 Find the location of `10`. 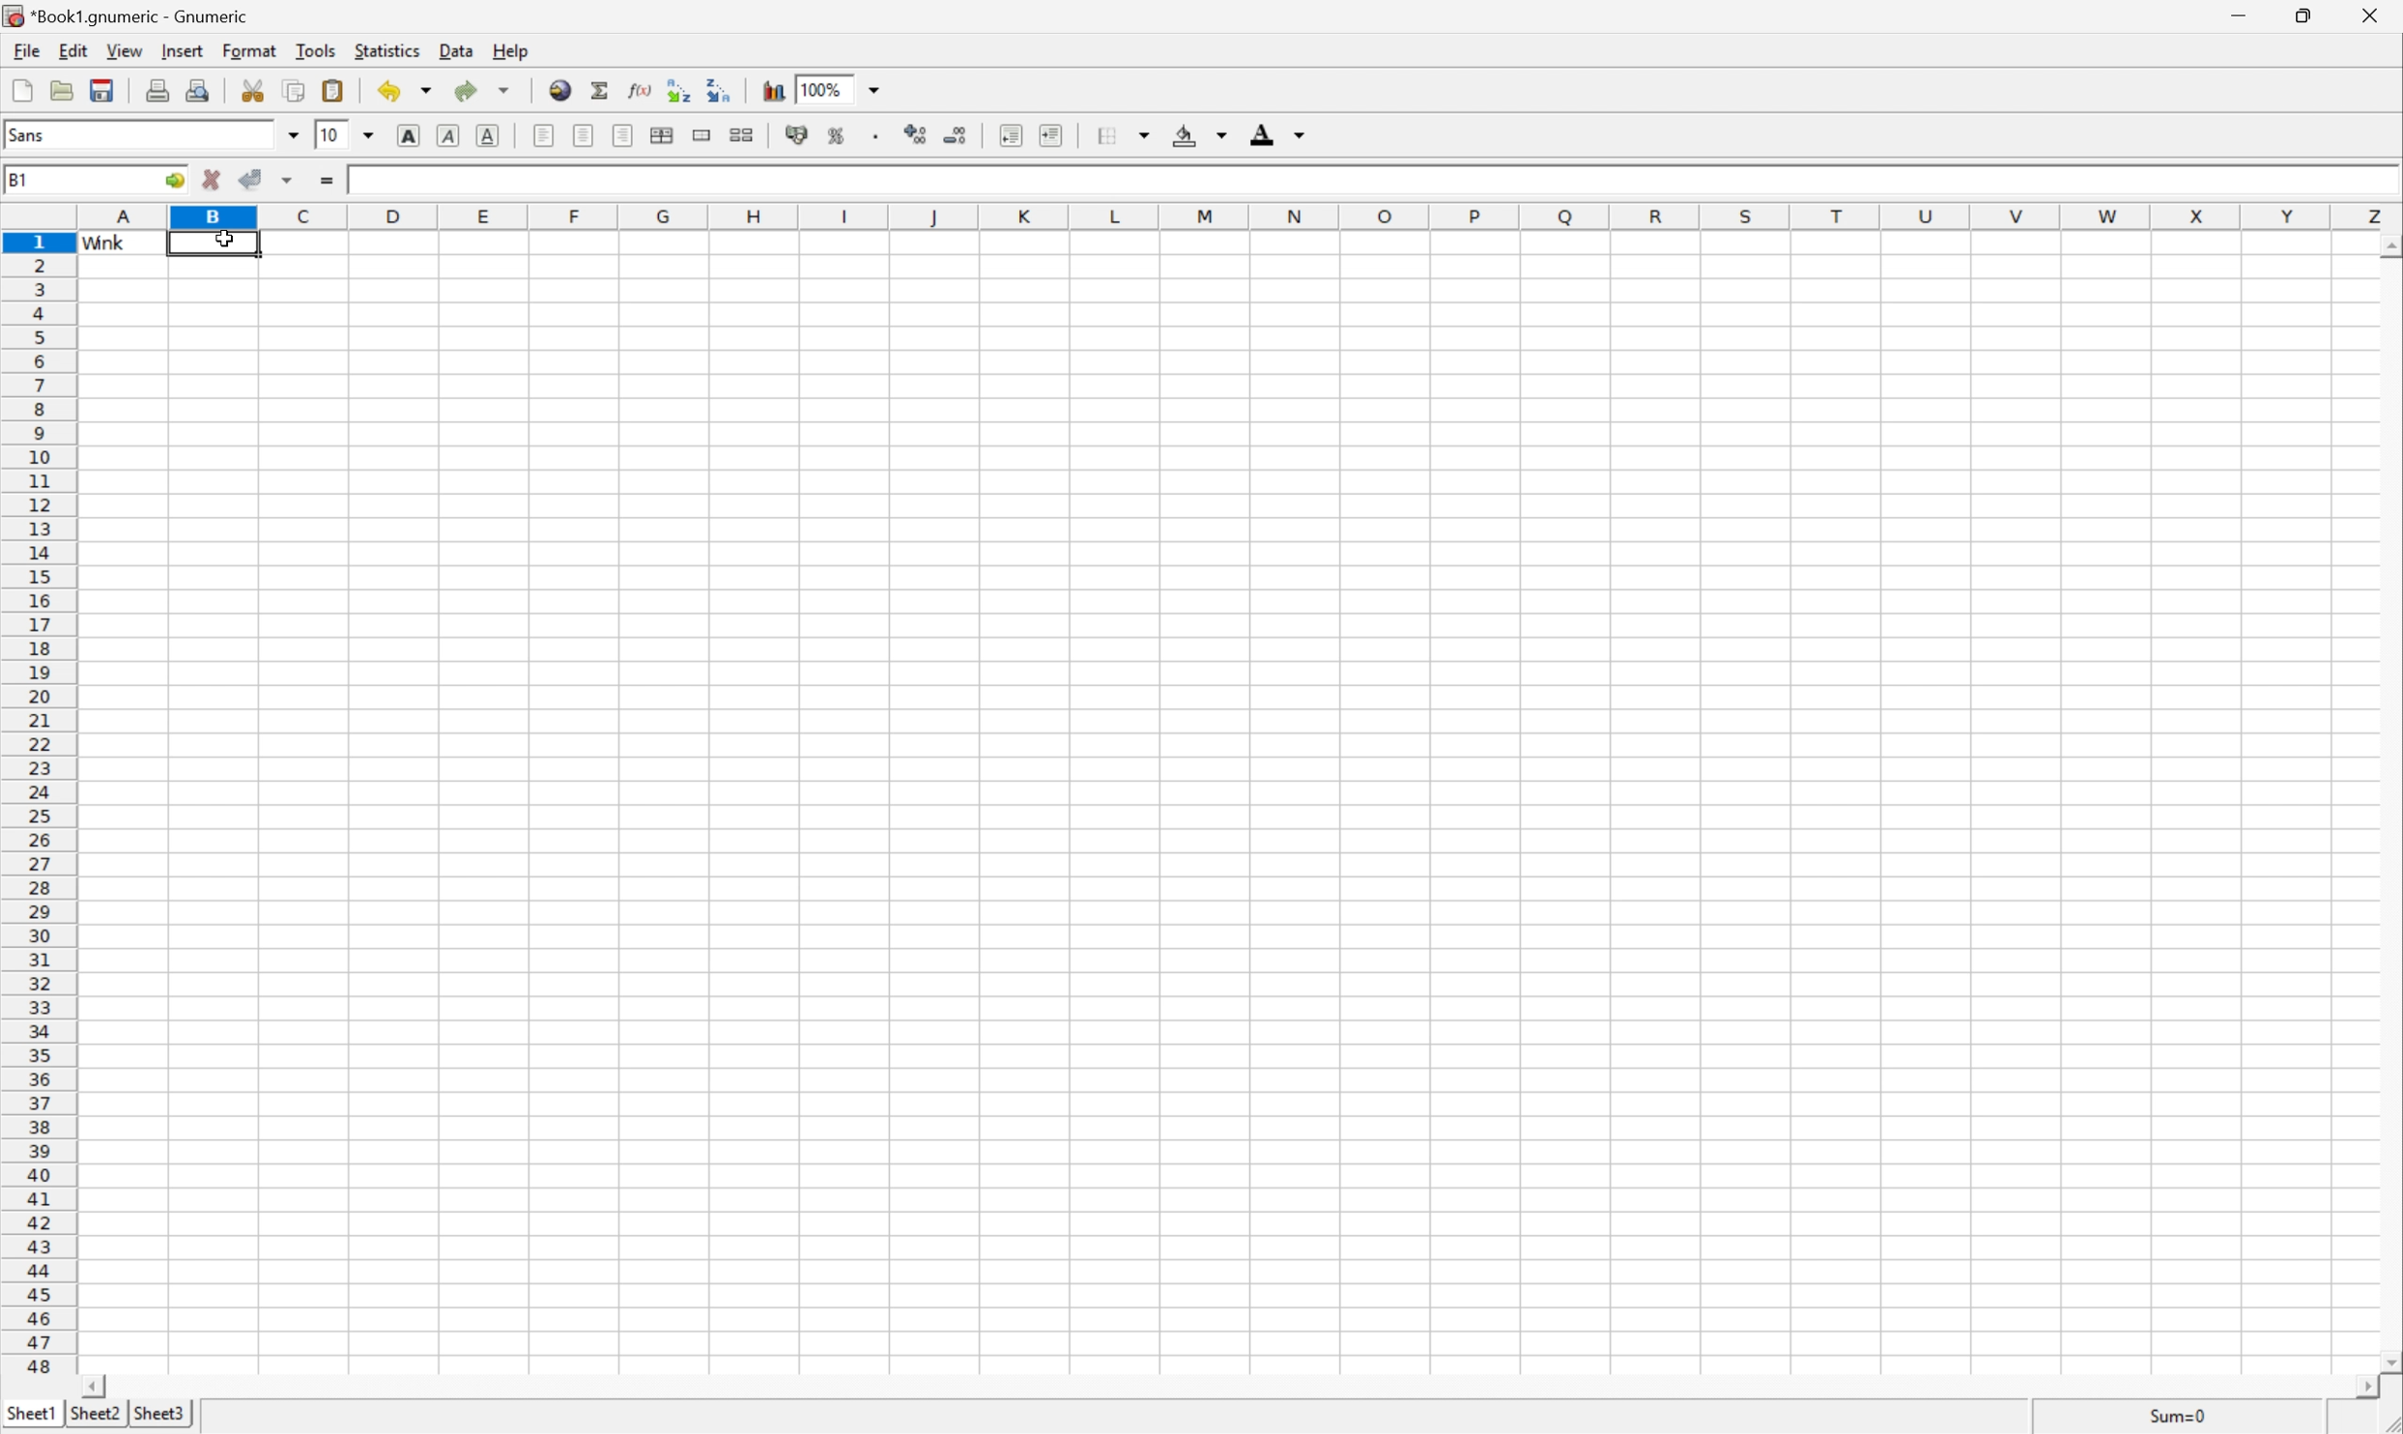

10 is located at coordinates (333, 133).